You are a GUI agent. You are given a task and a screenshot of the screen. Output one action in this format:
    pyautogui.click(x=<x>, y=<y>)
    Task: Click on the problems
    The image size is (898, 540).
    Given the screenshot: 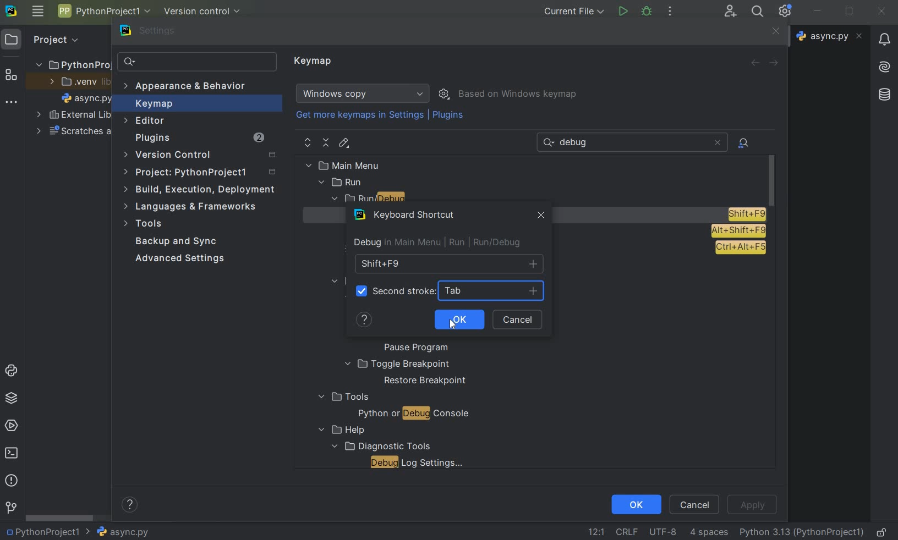 What is the action you would take?
    pyautogui.click(x=10, y=480)
    